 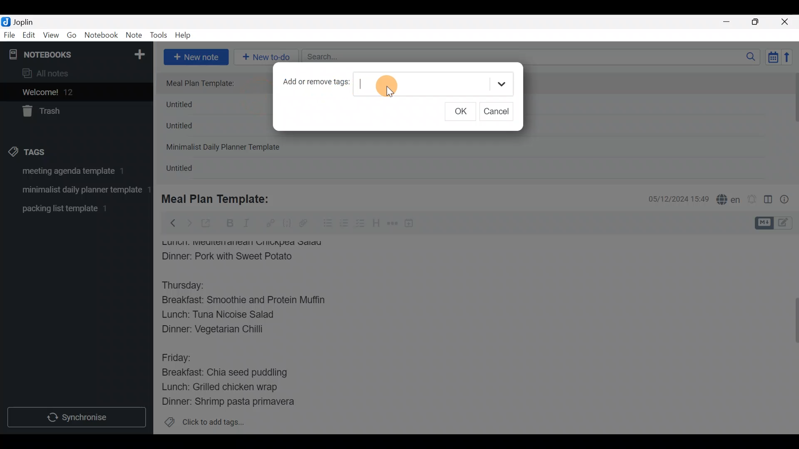 I want to click on Notebook, so click(x=102, y=35).